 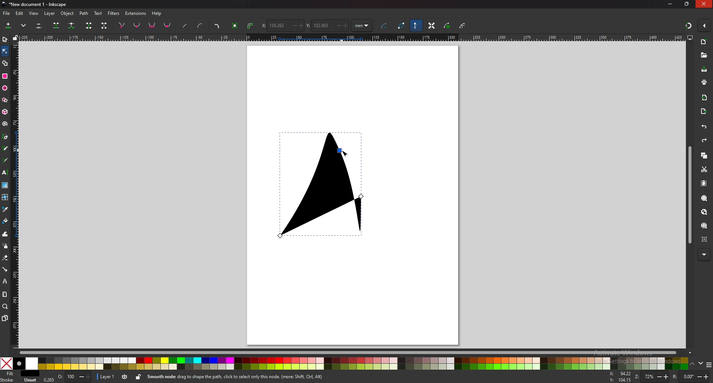 What do you see at coordinates (692, 364) in the screenshot?
I see `up` at bounding box center [692, 364].